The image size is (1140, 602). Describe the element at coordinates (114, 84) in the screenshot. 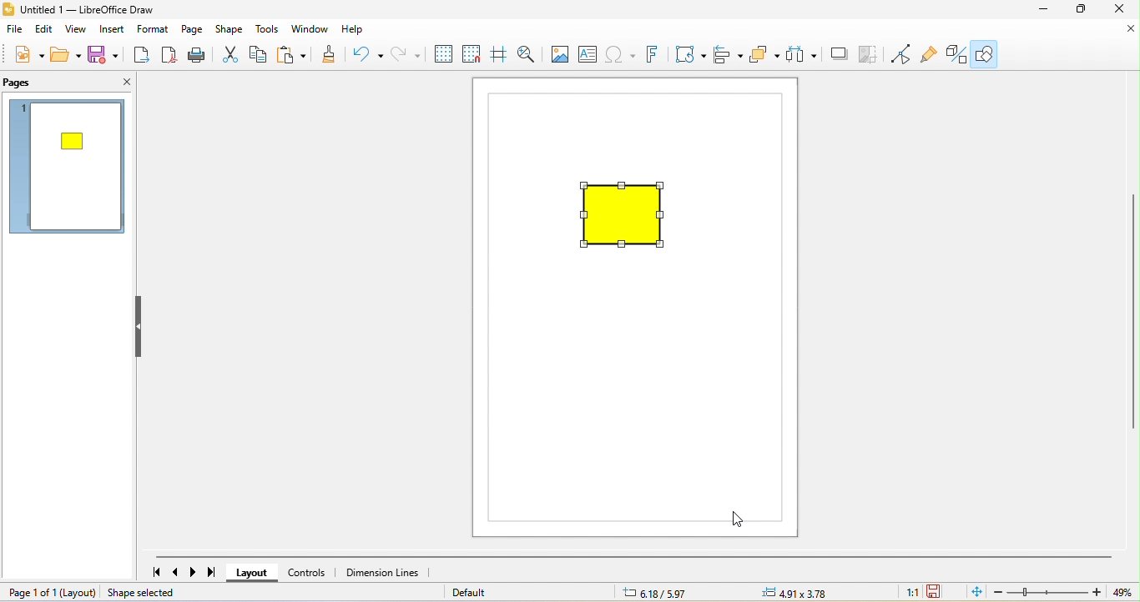

I see `close` at that location.